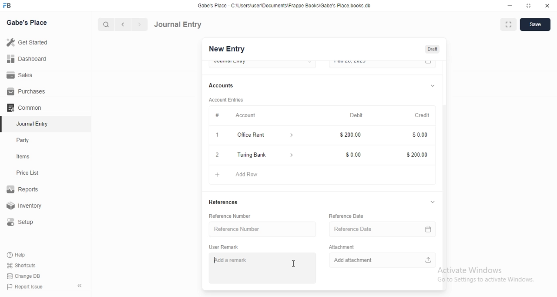 This screenshot has height=297, width=557. What do you see at coordinates (23, 222) in the screenshot?
I see `Setup` at bounding box center [23, 222].